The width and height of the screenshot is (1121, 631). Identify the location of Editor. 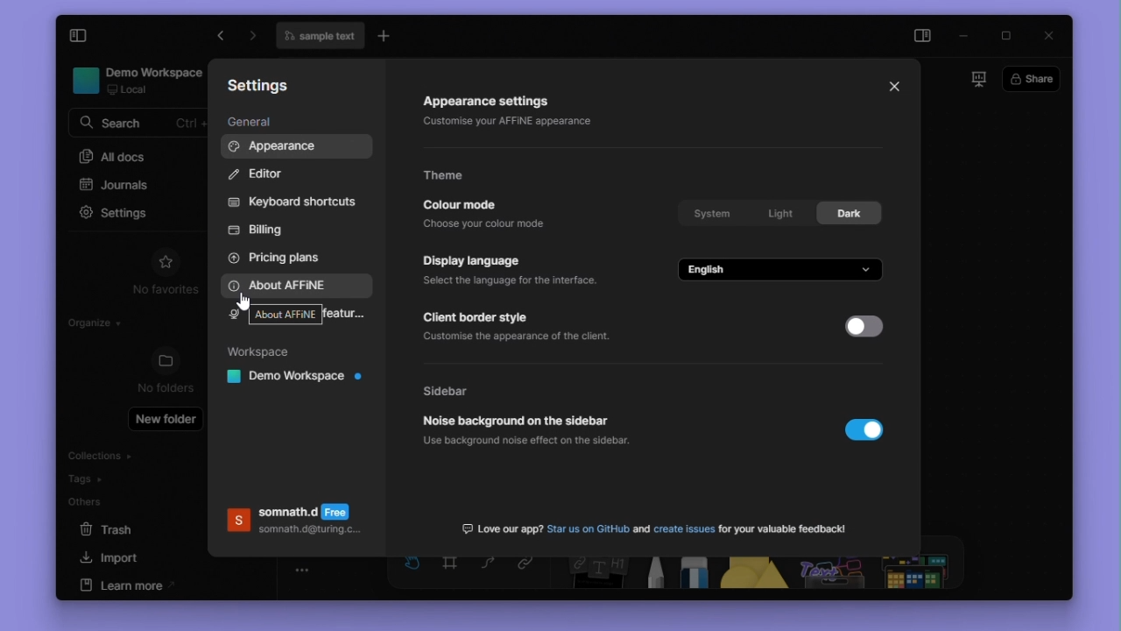
(262, 173).